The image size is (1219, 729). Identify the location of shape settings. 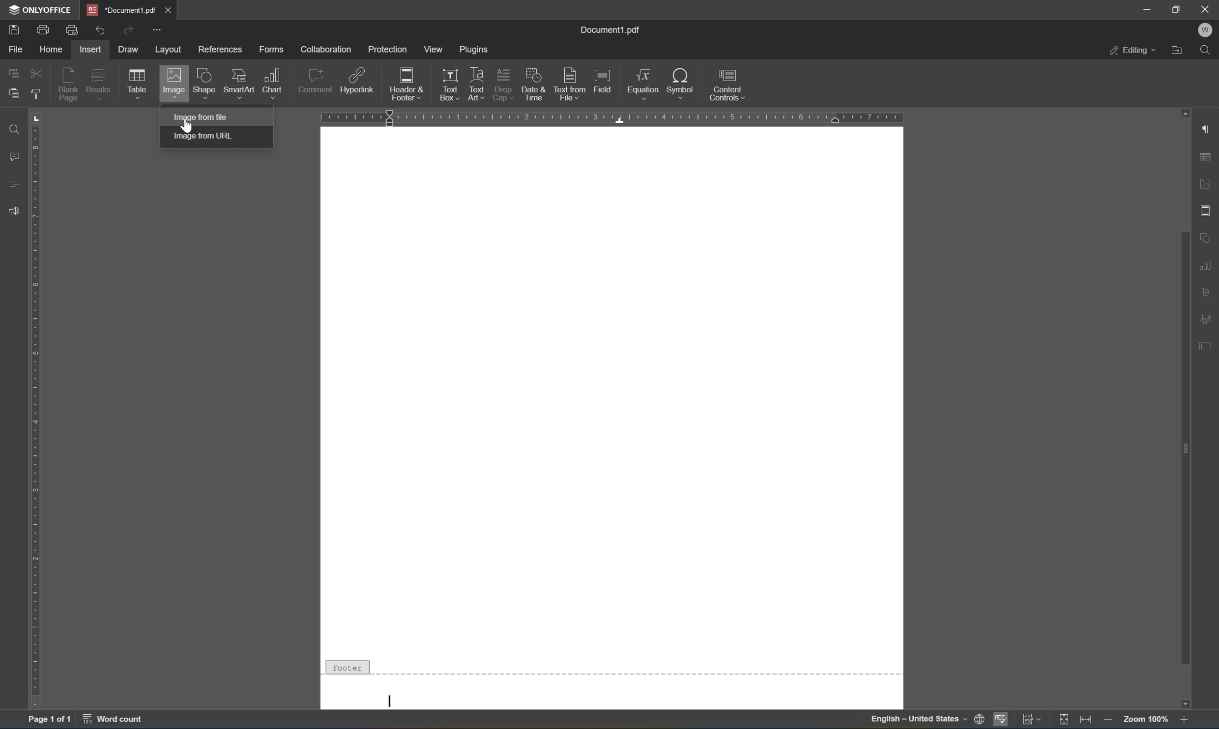
(1208, 236).